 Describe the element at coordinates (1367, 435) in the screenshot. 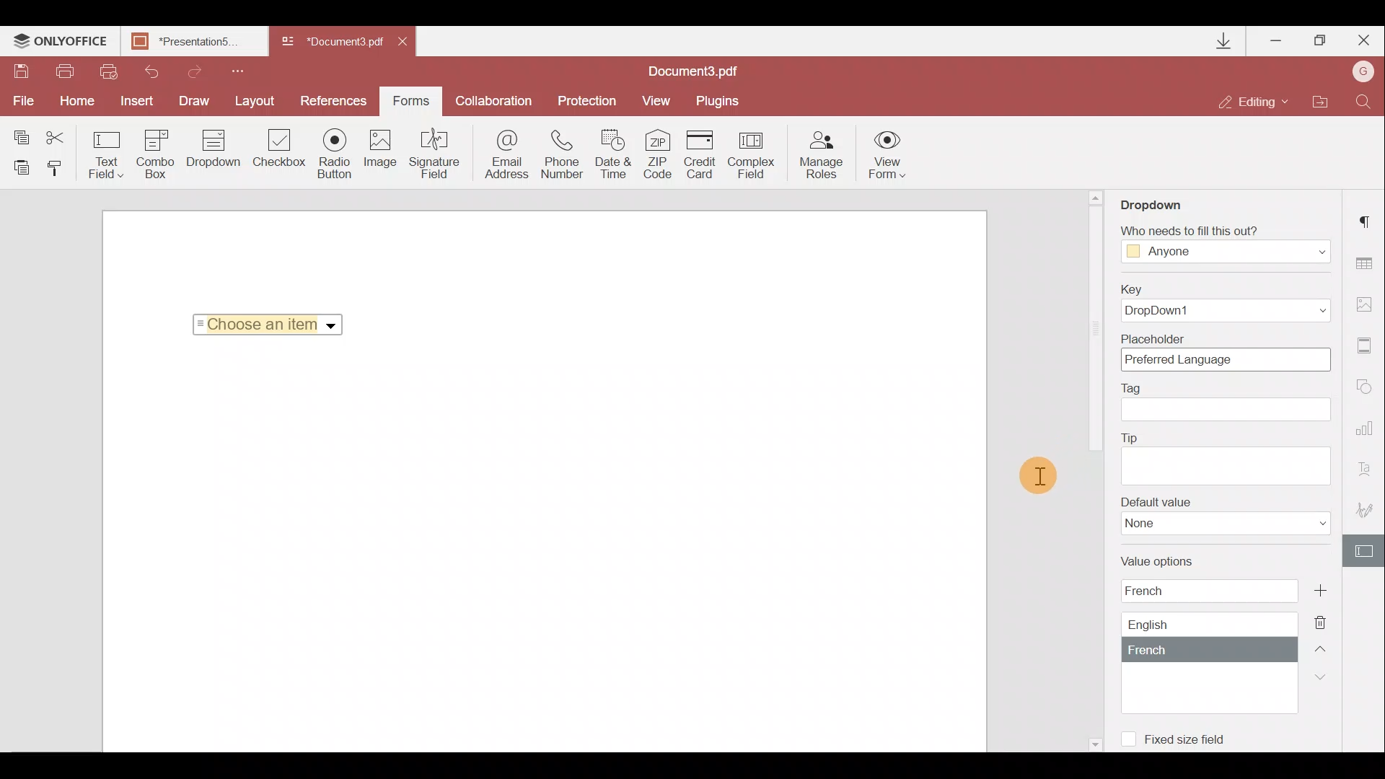

I see `Chart settings` at that location.